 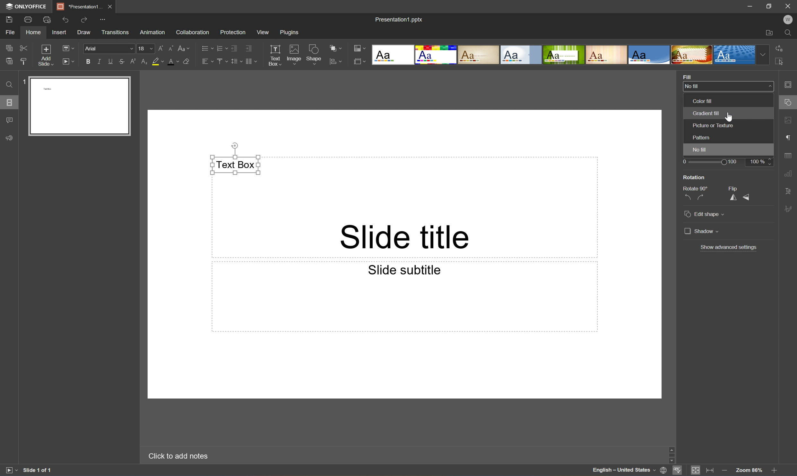 I want to click on Find, so click(x=10, y=84).